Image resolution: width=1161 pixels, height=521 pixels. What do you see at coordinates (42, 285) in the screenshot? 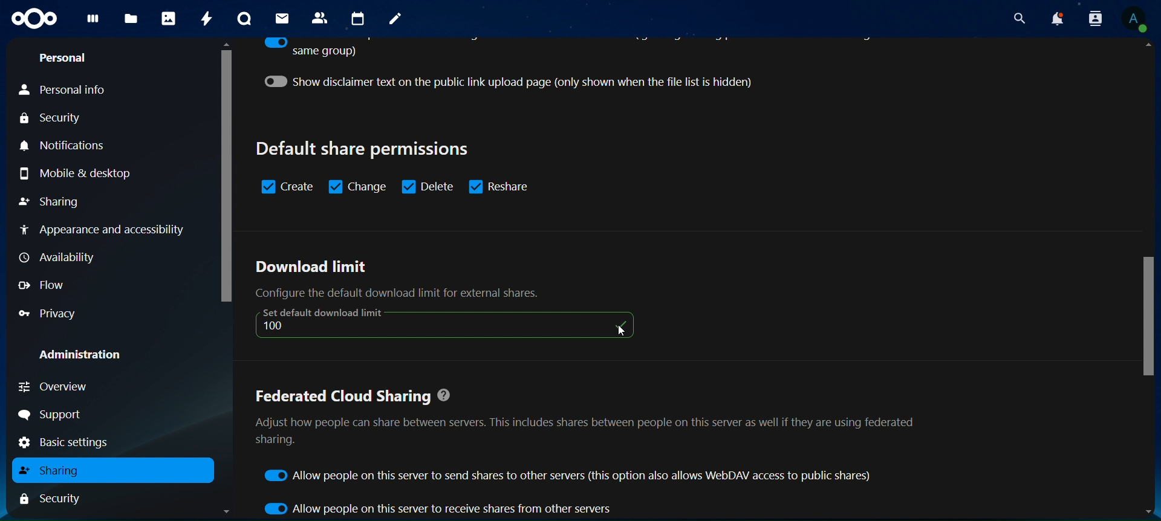
I see `flow` at bounding box center [42, 285].